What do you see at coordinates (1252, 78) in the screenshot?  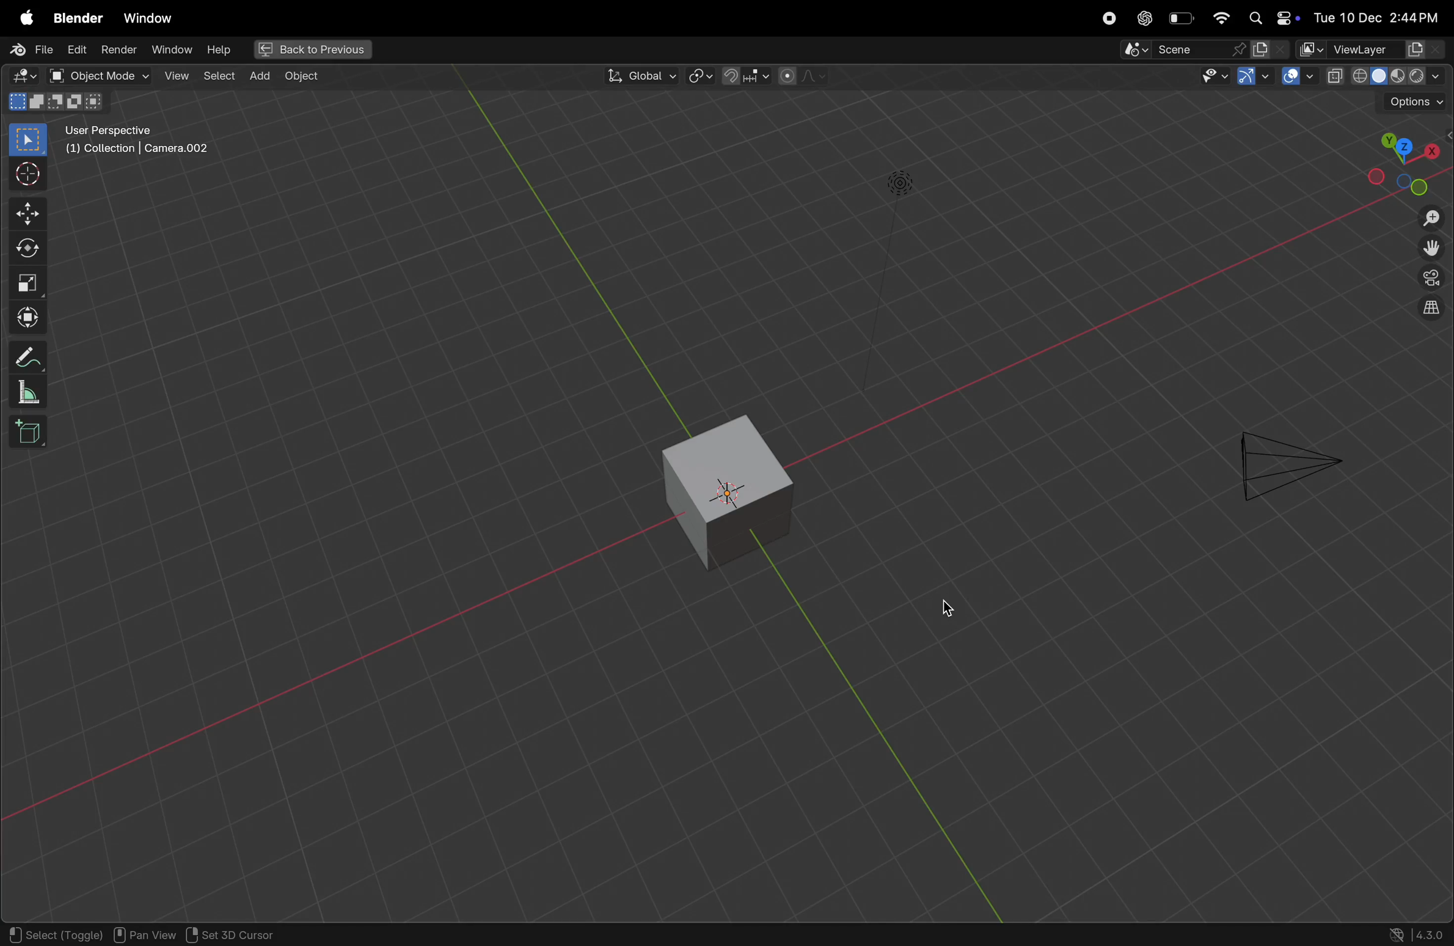 I see `show gimzo` at bounding box center [1252, 78].